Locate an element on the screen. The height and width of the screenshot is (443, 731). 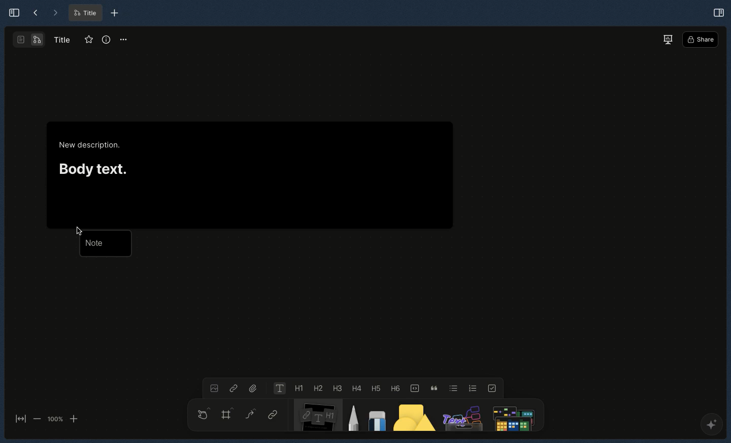
100% is located at coordinates (55, 419).